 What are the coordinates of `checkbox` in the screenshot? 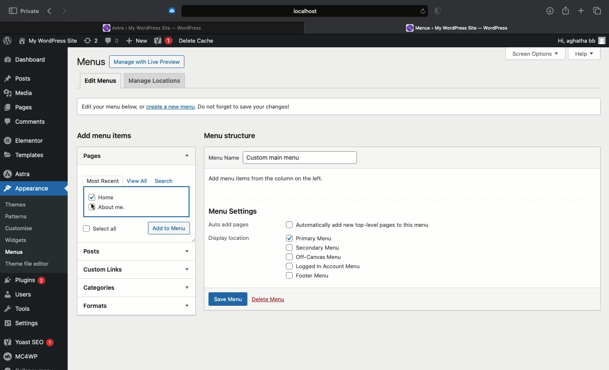 It's located at (91, 207).